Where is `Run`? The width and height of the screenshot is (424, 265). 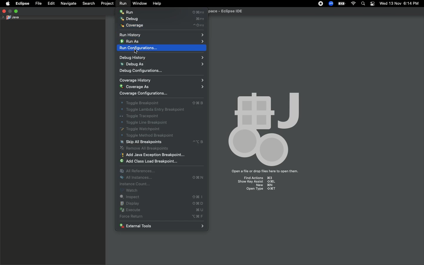
Run is located at coordinates (122, 4).